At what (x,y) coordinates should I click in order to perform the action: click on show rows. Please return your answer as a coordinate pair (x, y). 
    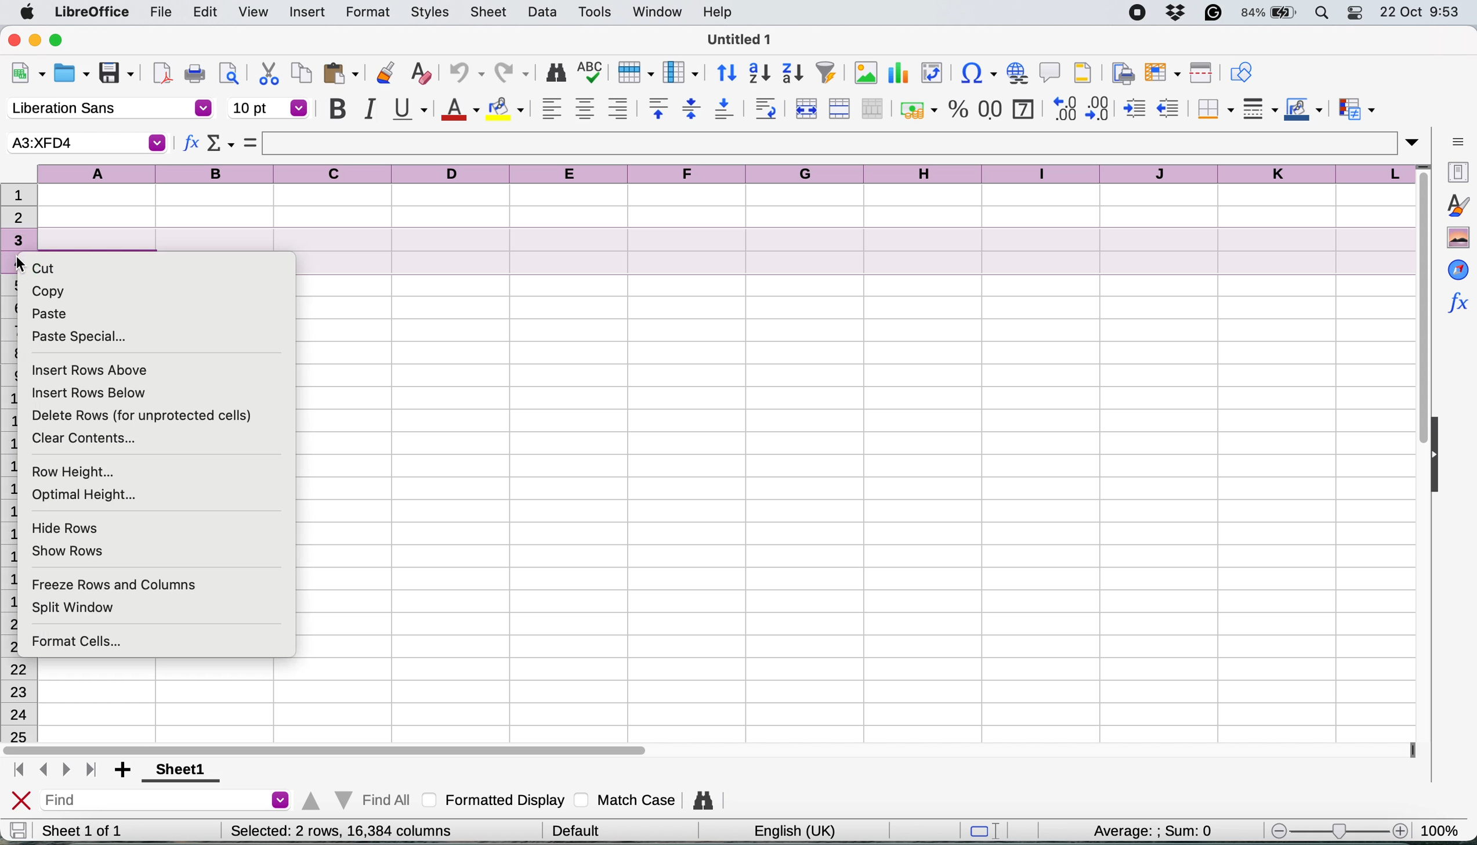
    Looking at the image, I should click on (68, 551).